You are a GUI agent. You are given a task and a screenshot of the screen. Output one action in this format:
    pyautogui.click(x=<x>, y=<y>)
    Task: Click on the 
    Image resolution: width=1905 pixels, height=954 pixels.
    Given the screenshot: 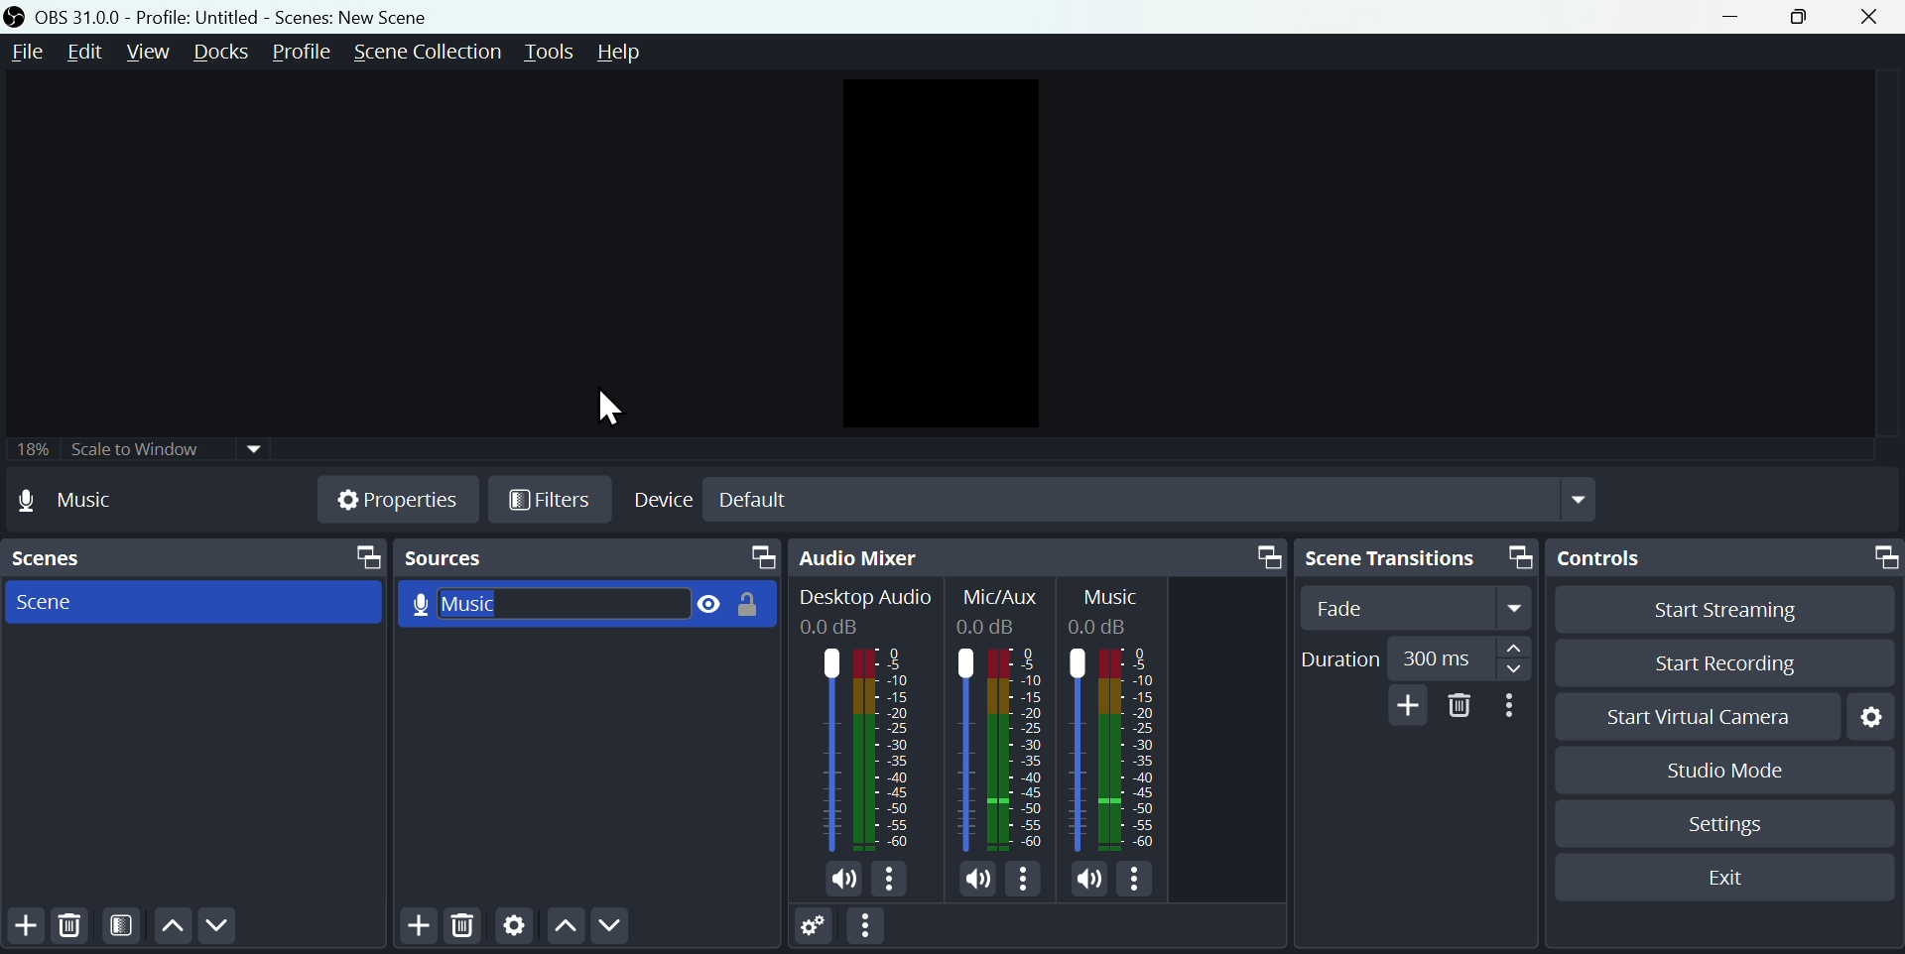 What is the action you would take?
    pyautogui.click(x=1113, y=626)
    